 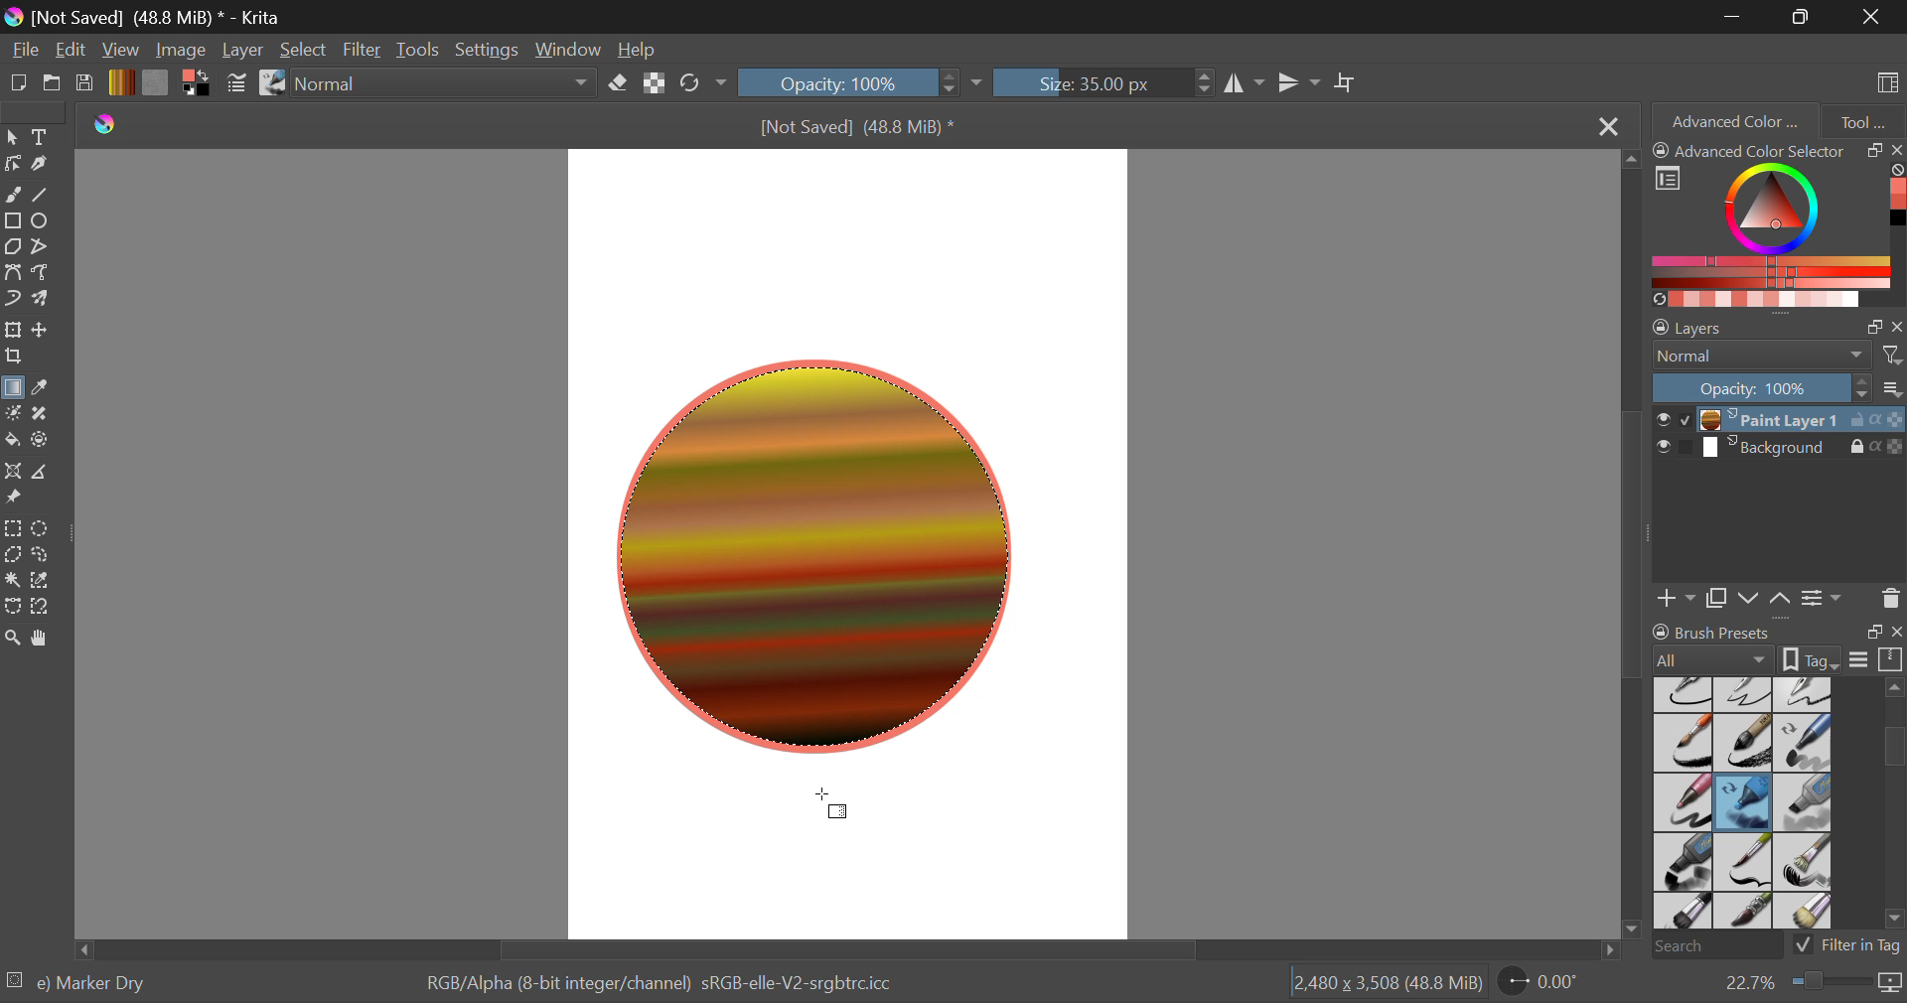 I want to click on Move a layer, so click(x=43, y=330).